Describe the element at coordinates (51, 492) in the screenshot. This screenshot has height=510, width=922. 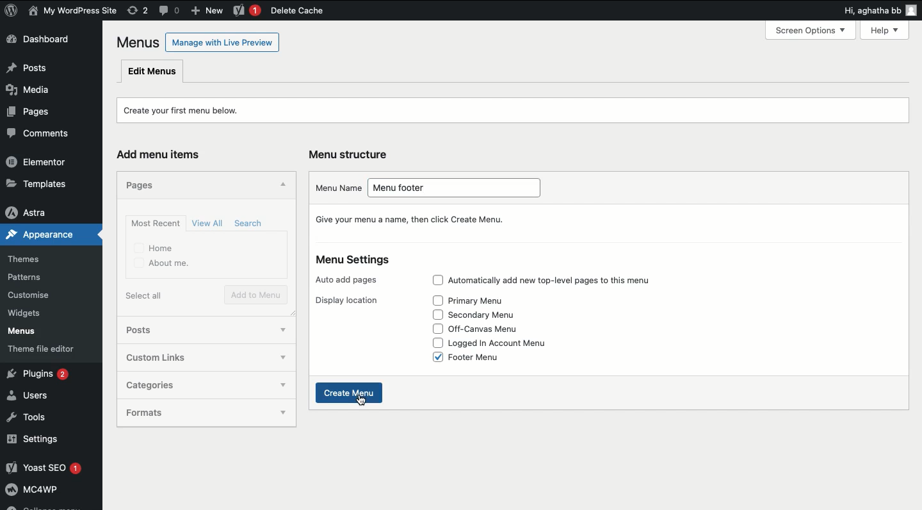
I see `Mcawp` at that location.